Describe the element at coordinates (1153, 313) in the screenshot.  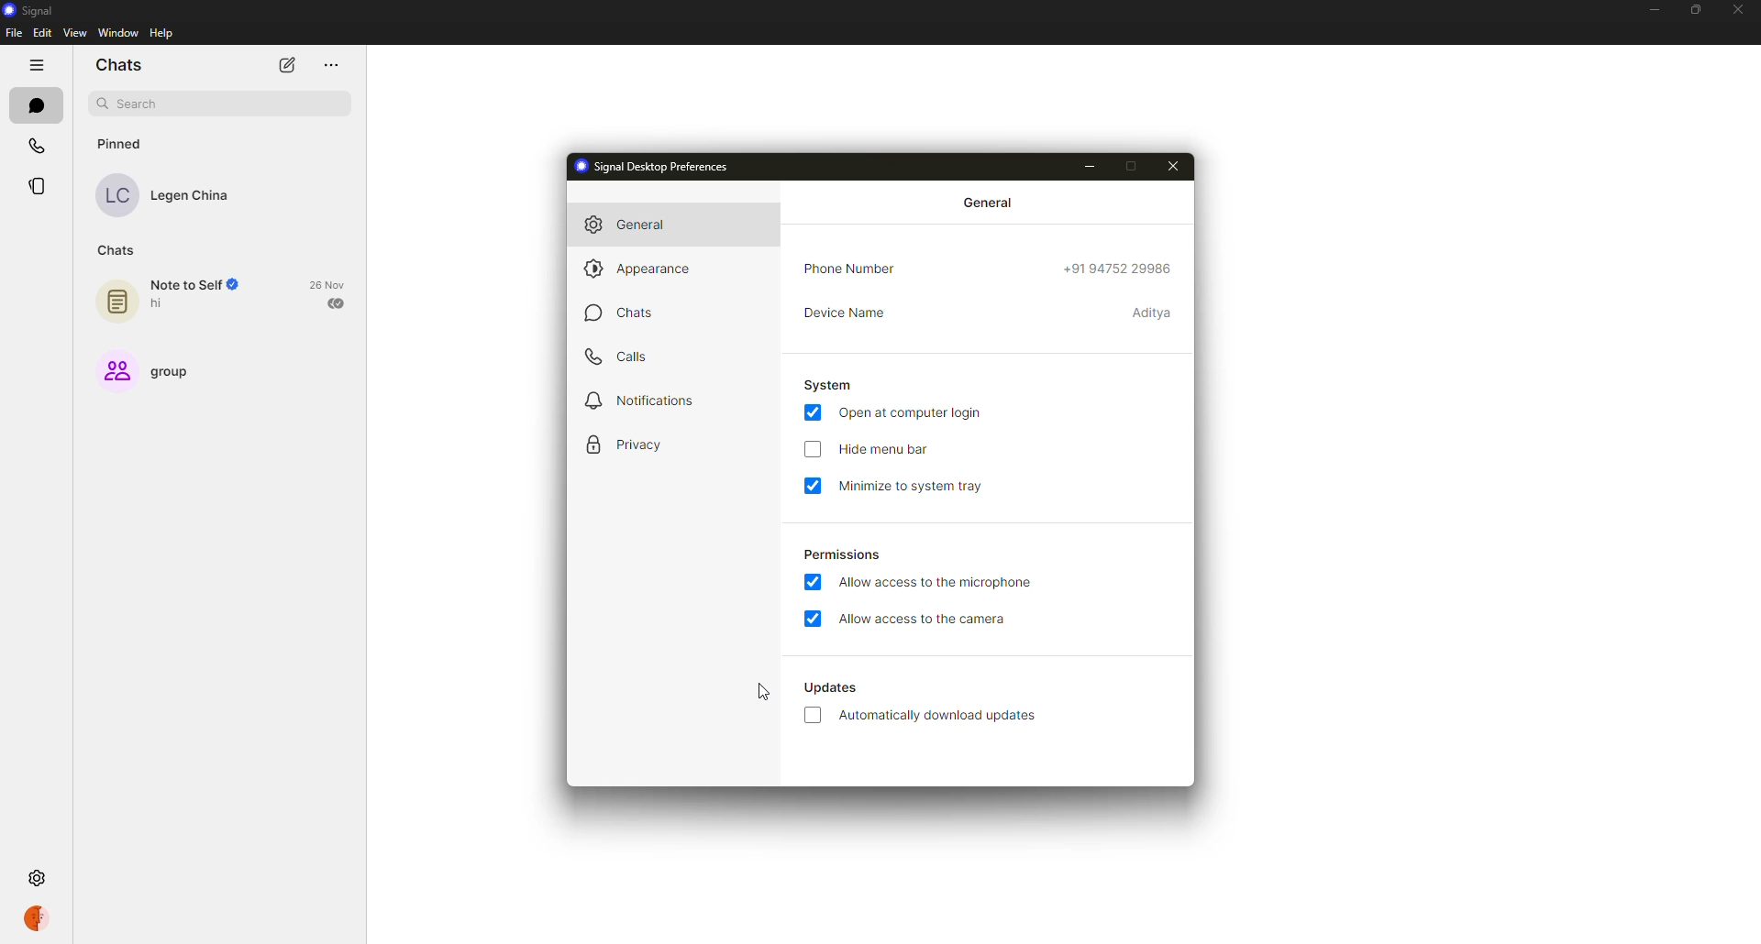
I see `device name` at that location.